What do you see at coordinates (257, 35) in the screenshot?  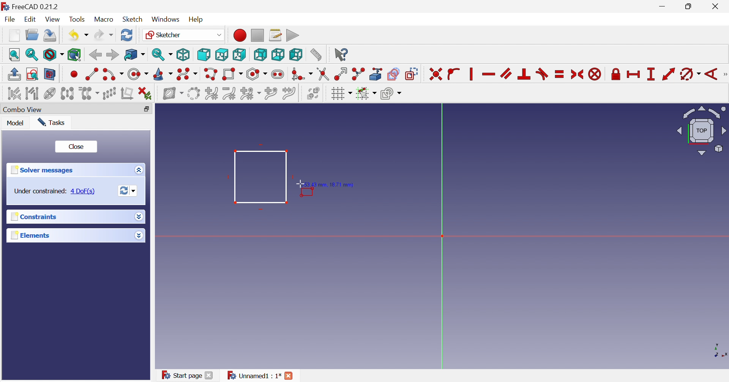 I see `Stop macro recording` at bounding box center [257, 35].